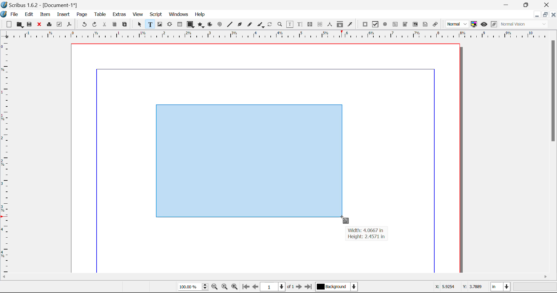 The image size is (557, 293). Describe the element at coordinates (220, 24) in the screenshot. I see `Spiral` at that location.